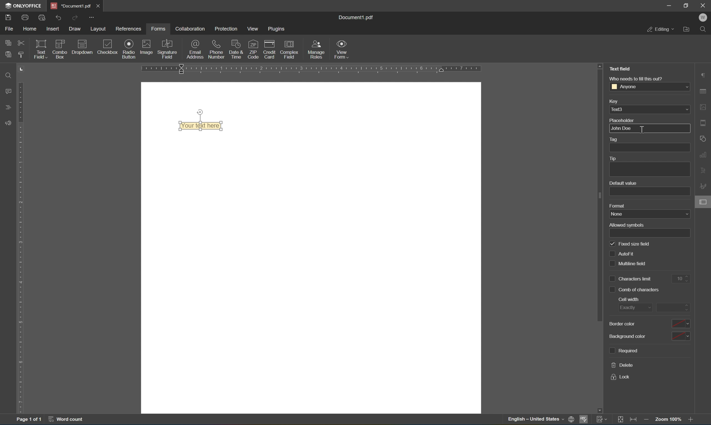 This screenshot has height=425, width=711. I want to click on auto fill, so click(623, 253).